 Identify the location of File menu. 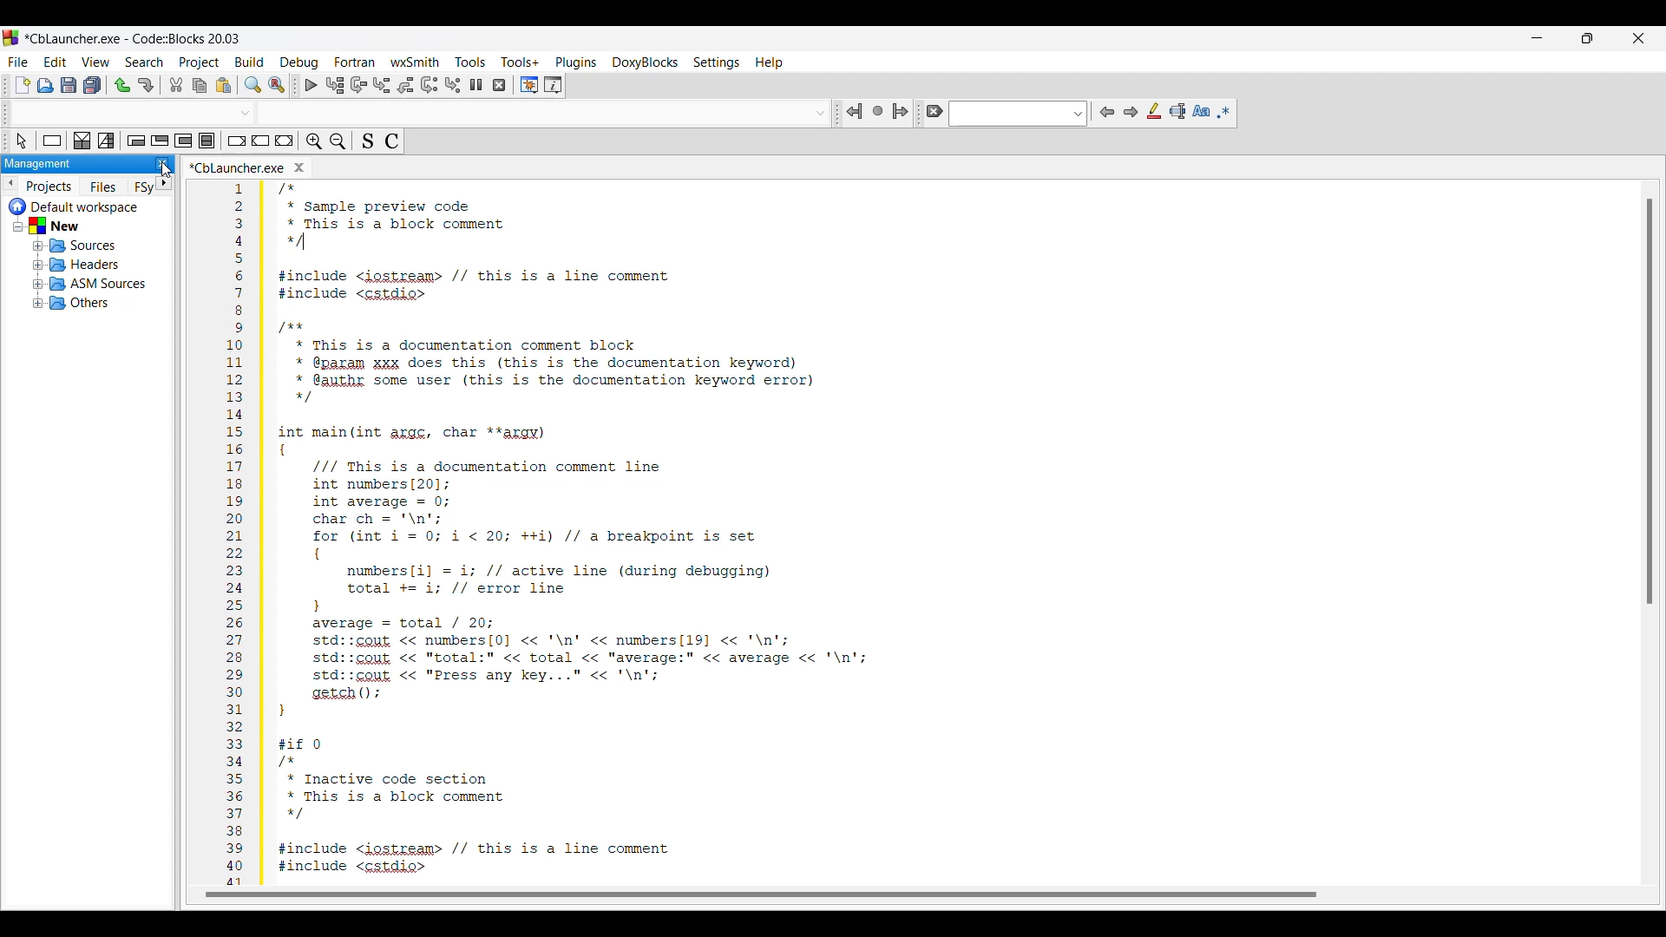
(18, 62).